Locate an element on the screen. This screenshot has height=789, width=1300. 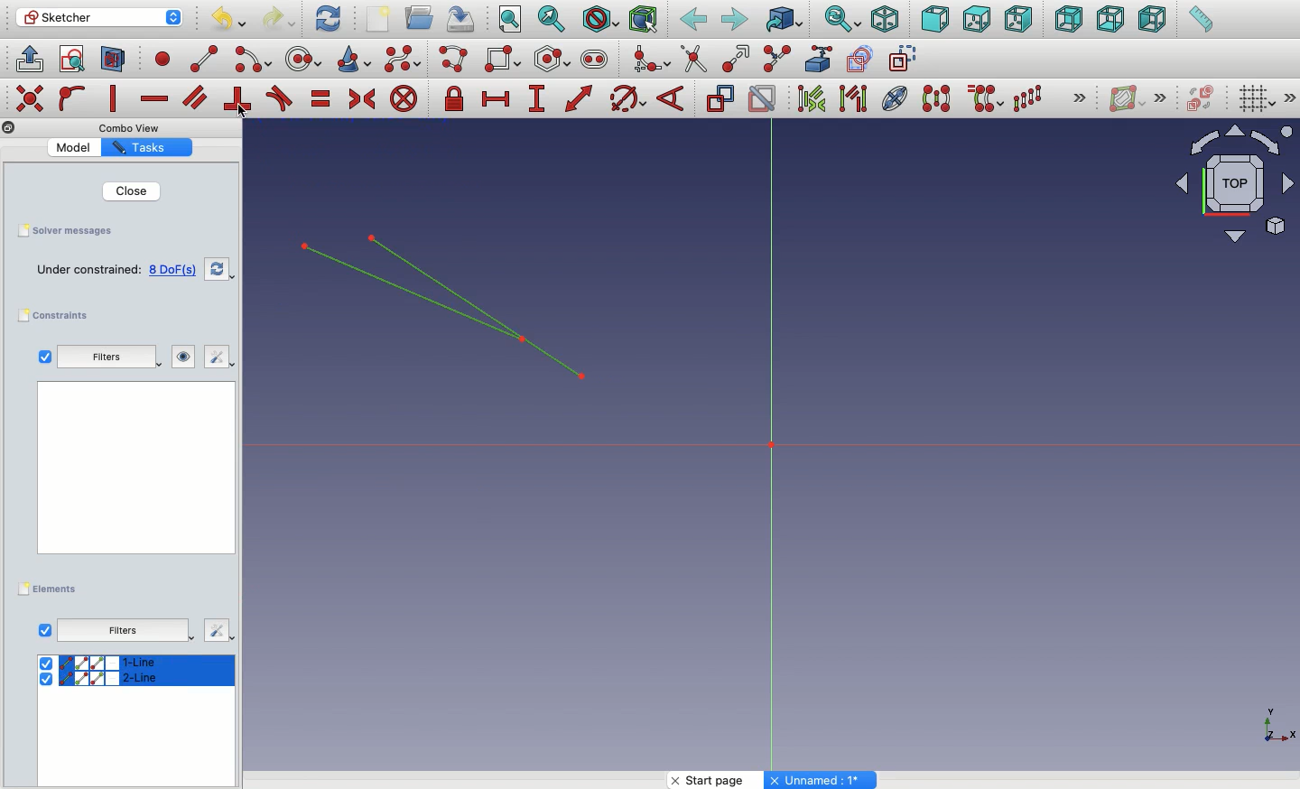
circle is located at coordinates (304, 59).